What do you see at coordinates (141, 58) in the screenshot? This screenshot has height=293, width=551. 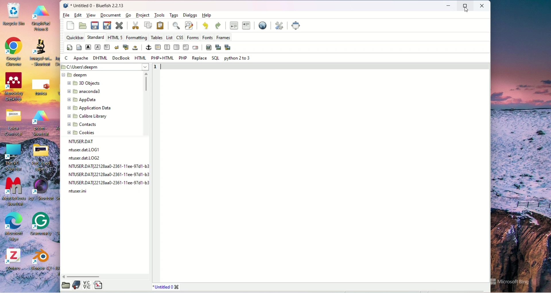 I see `HTML` at bounding box center [141, 58].